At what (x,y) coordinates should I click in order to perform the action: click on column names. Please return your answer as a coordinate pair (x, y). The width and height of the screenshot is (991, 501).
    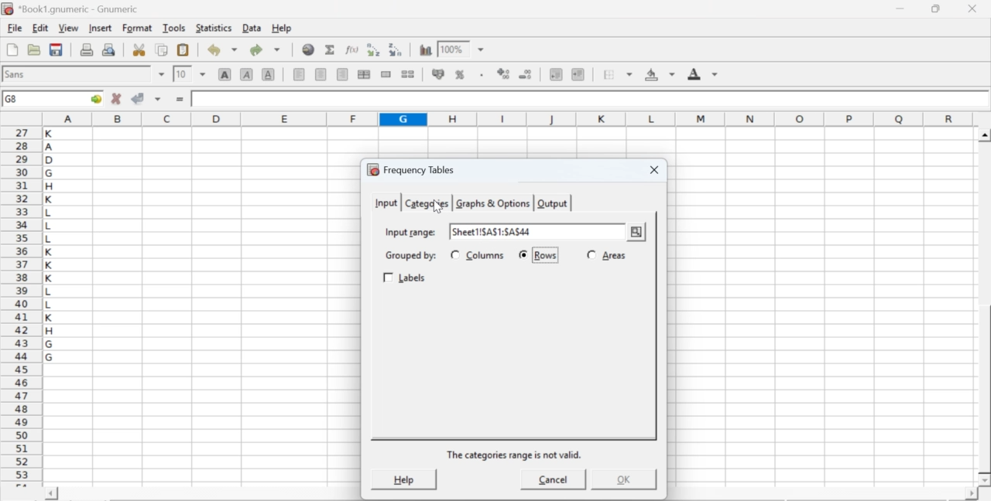
    Looking at the image, I should click on (506, 118).